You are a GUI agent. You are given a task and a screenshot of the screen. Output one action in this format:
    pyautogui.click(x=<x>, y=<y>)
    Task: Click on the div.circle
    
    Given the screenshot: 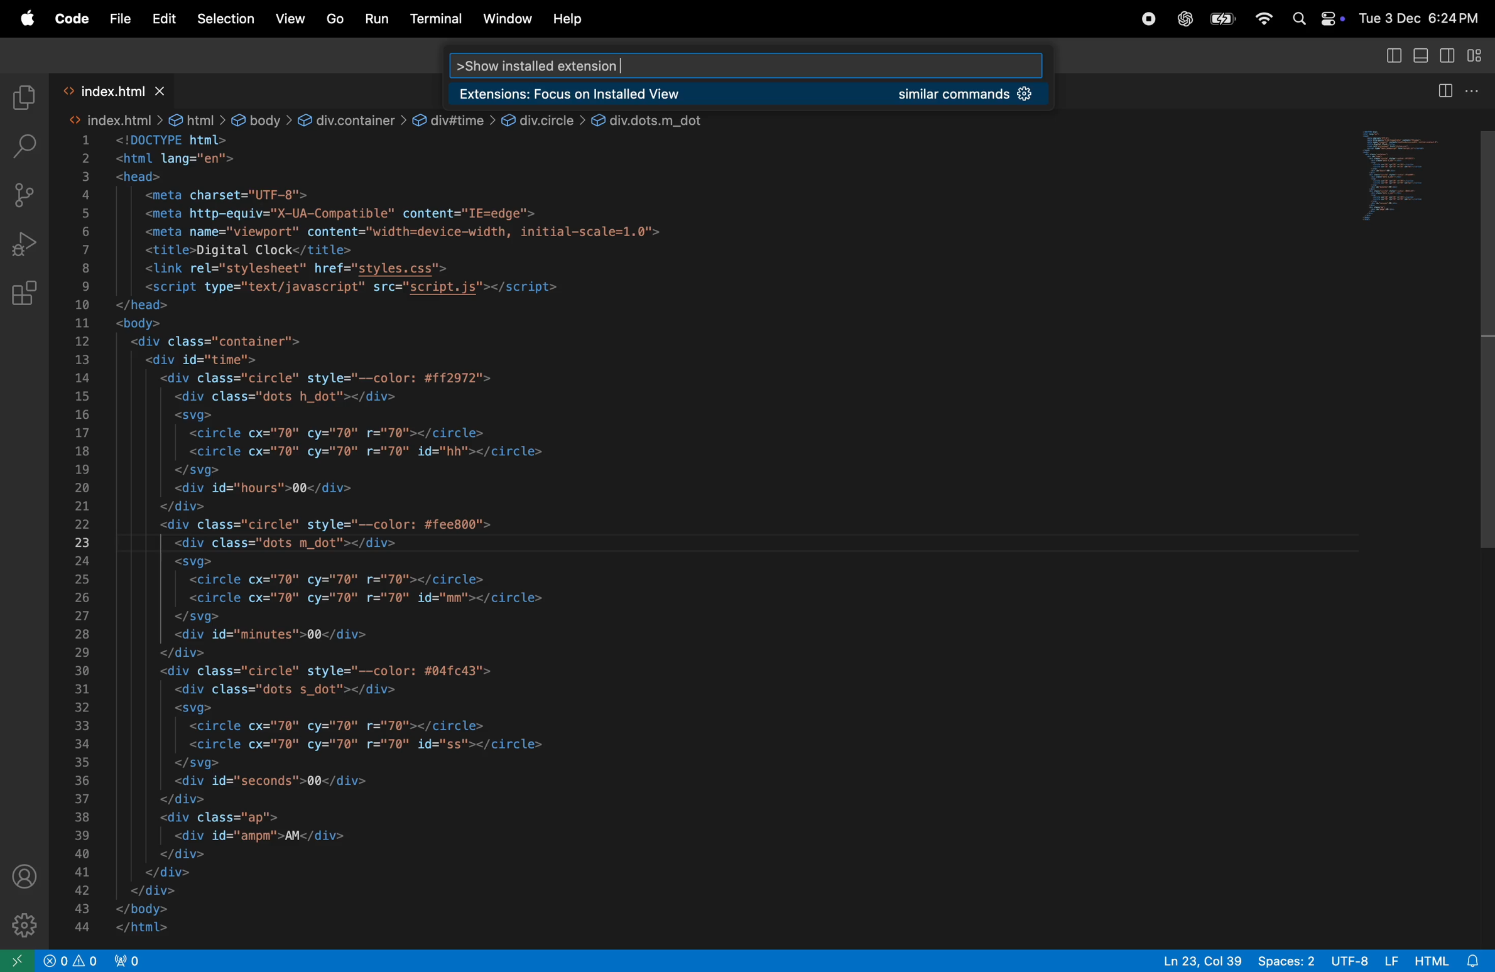 What is the action you would take?
    pyautogui.click(x=542, y=119)
    